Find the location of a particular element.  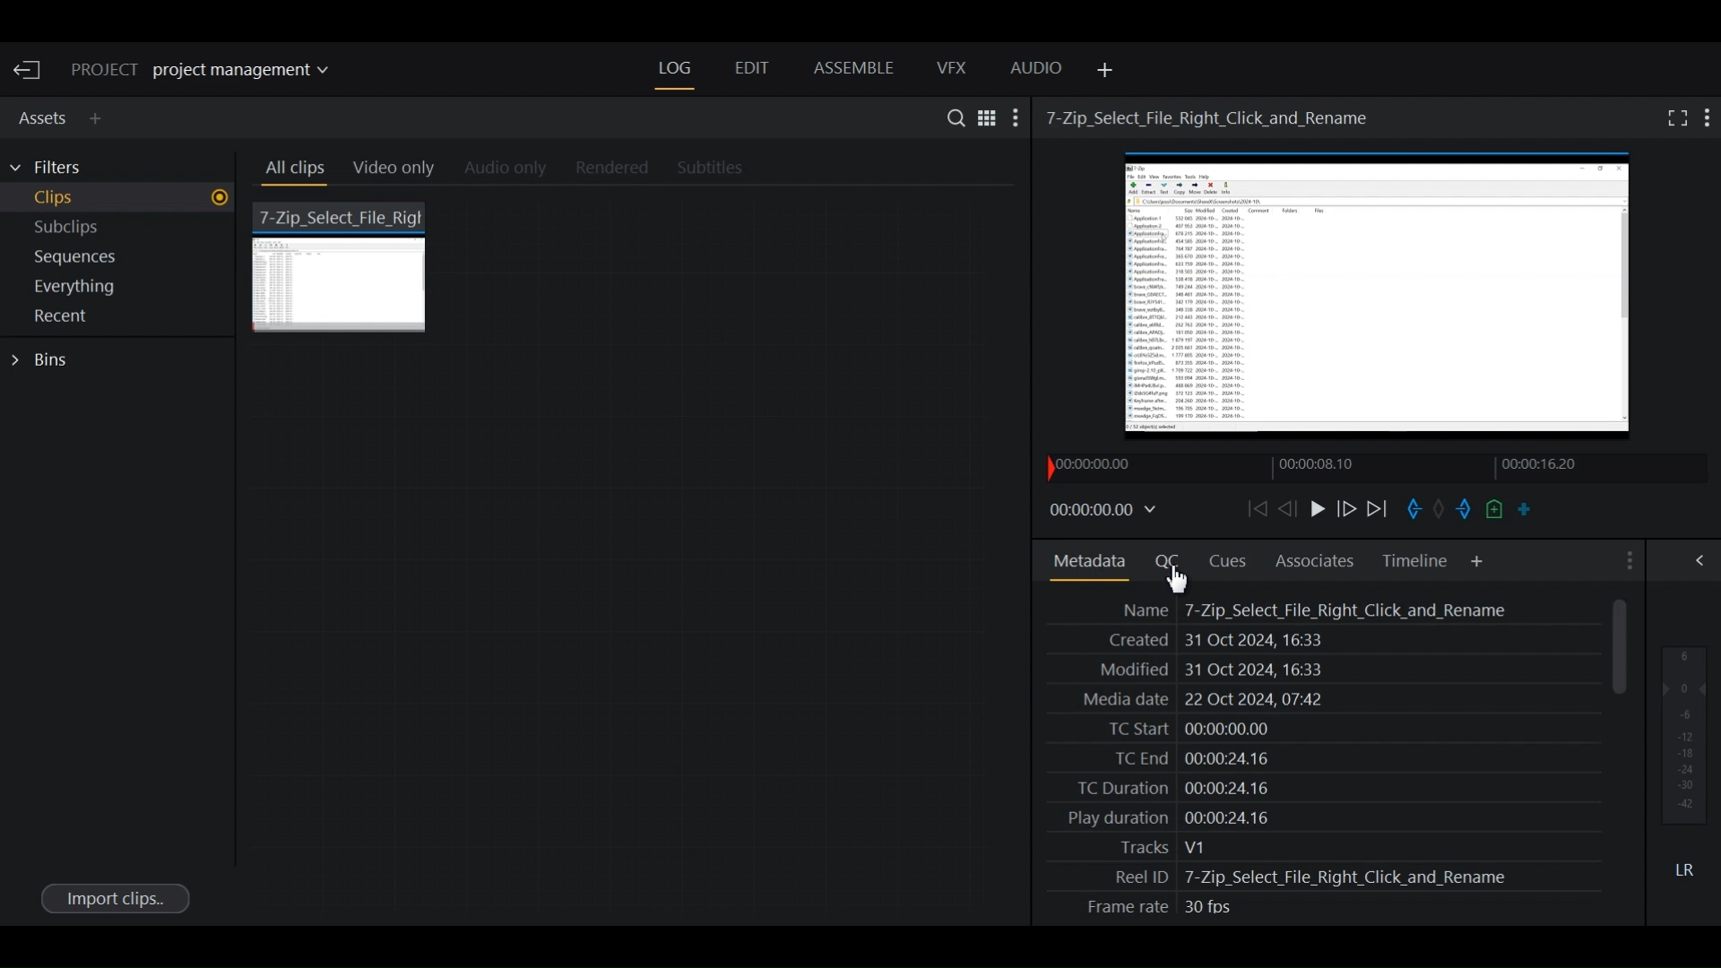

Play Duration is located at coordinates (1295, 818).